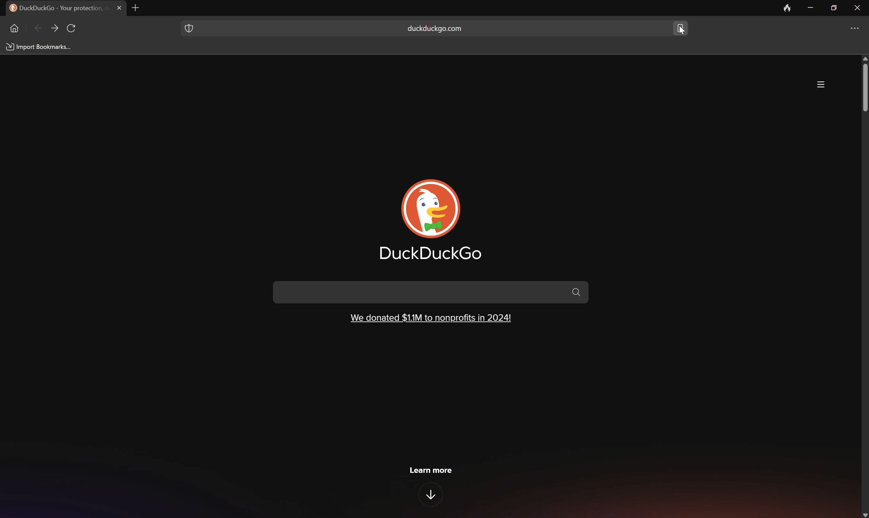 Image resolution: width=869 pixels, height=518 pixels. I want to click on DuckDuckGo logo, so click(432, 209).